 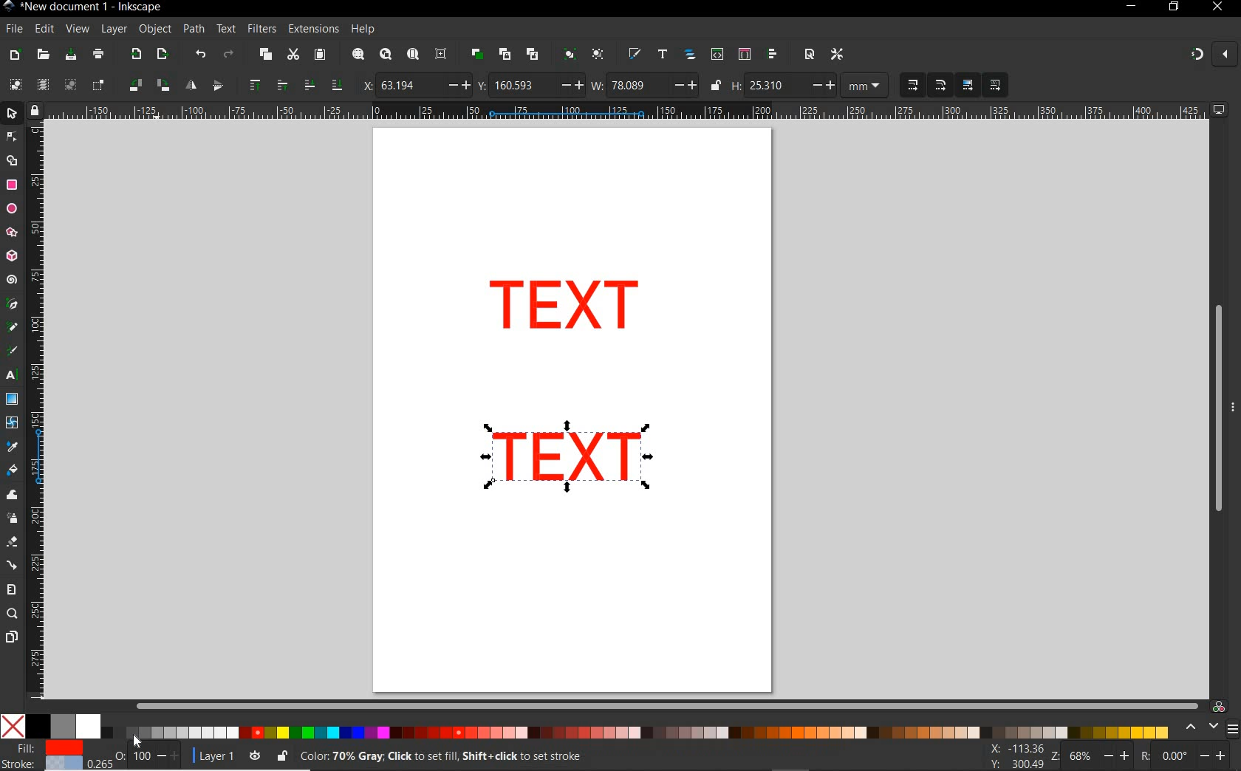 I want to click on fill and stroke, so click(x=45, y=756).